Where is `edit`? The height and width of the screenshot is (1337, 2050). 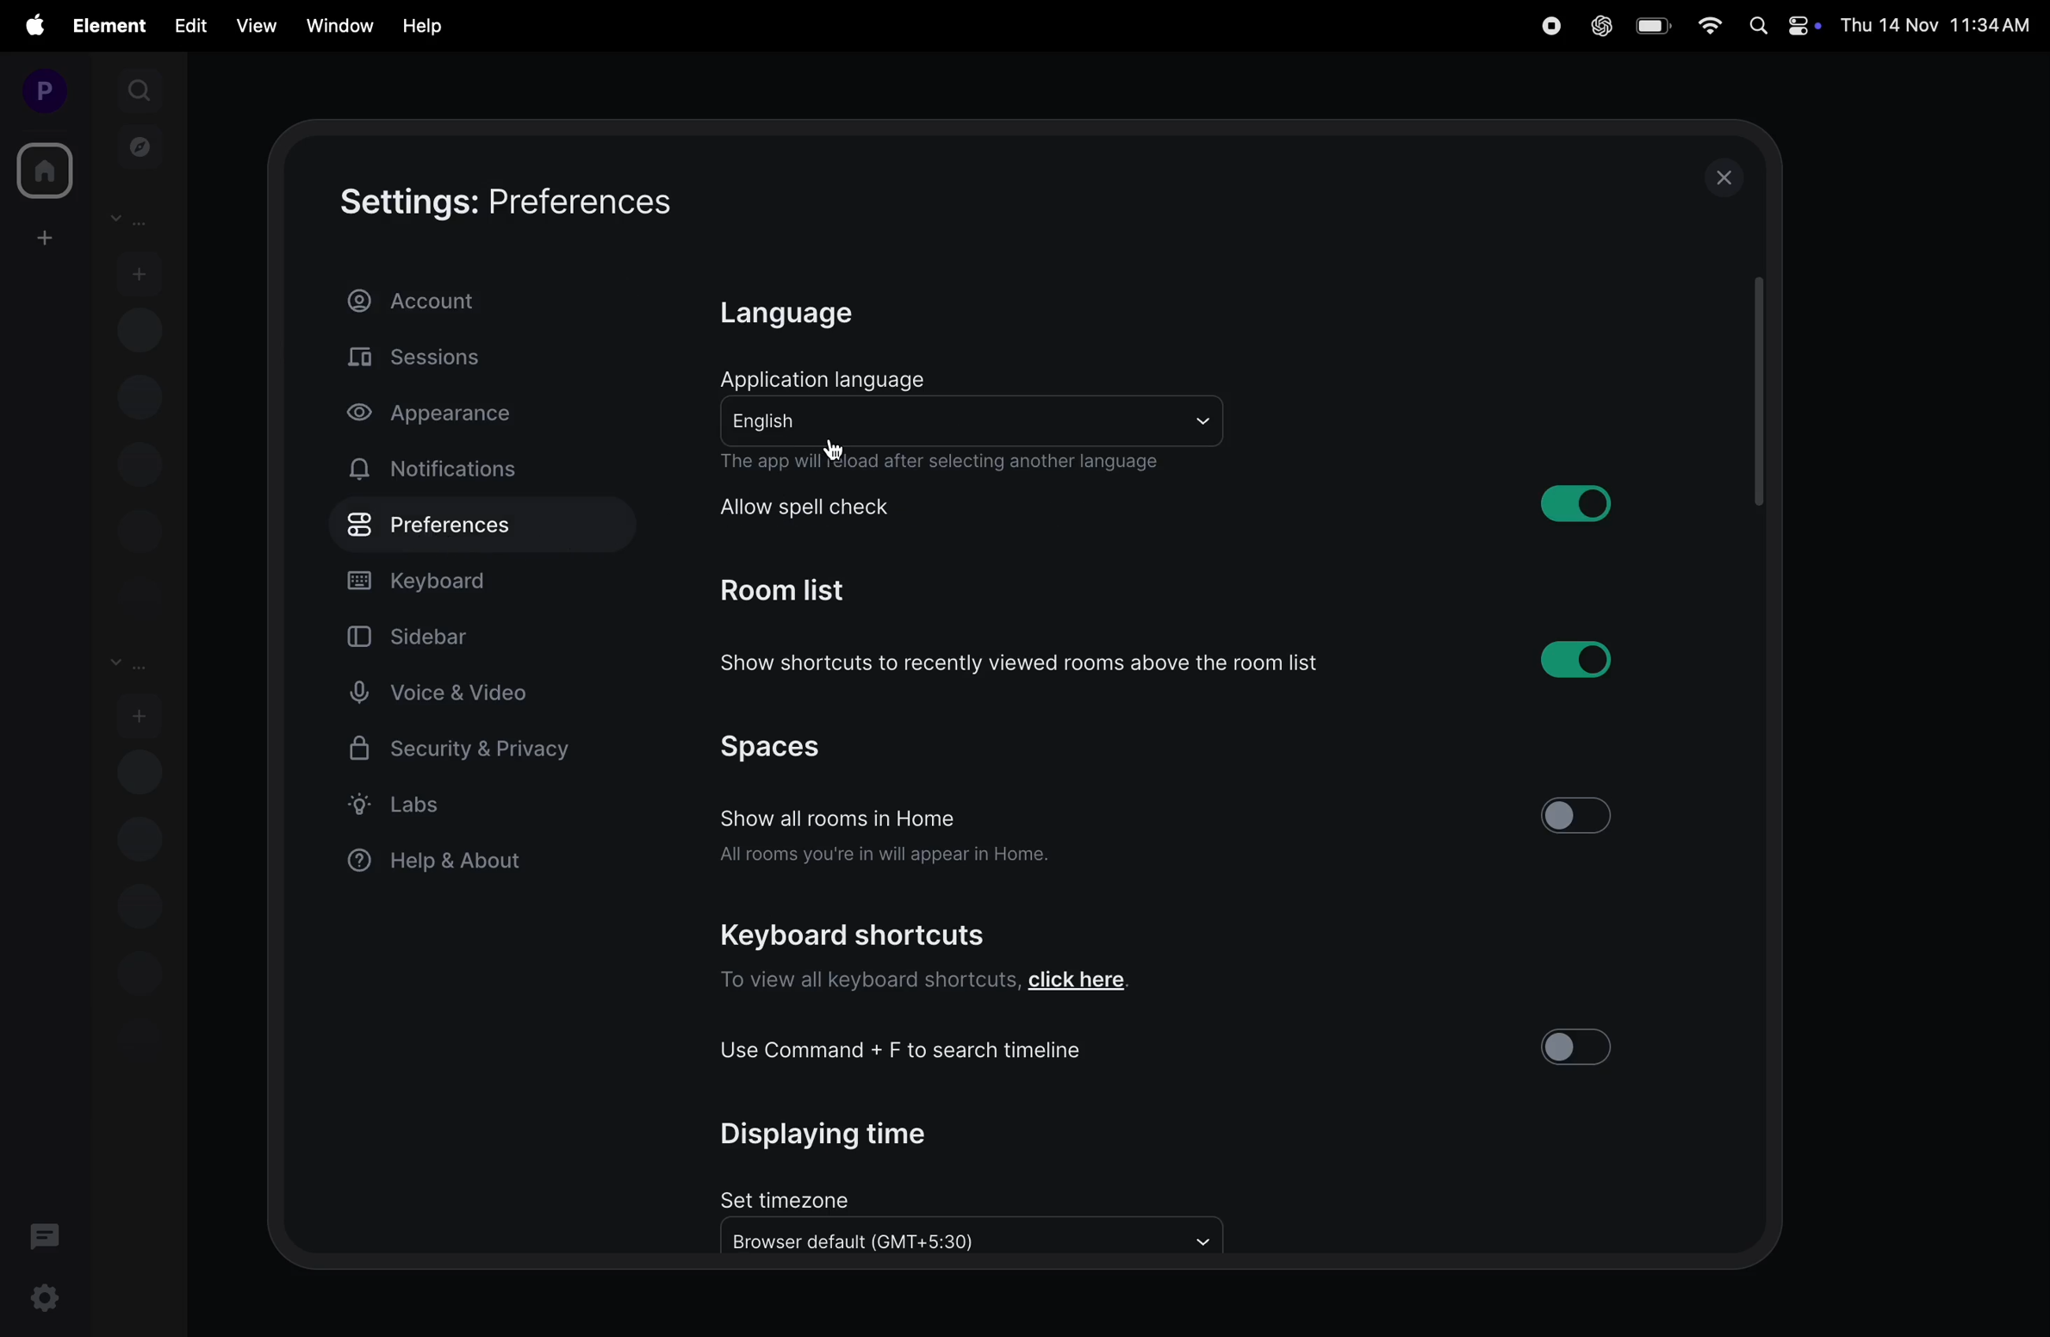
edit is located at coordinates (190, 27).